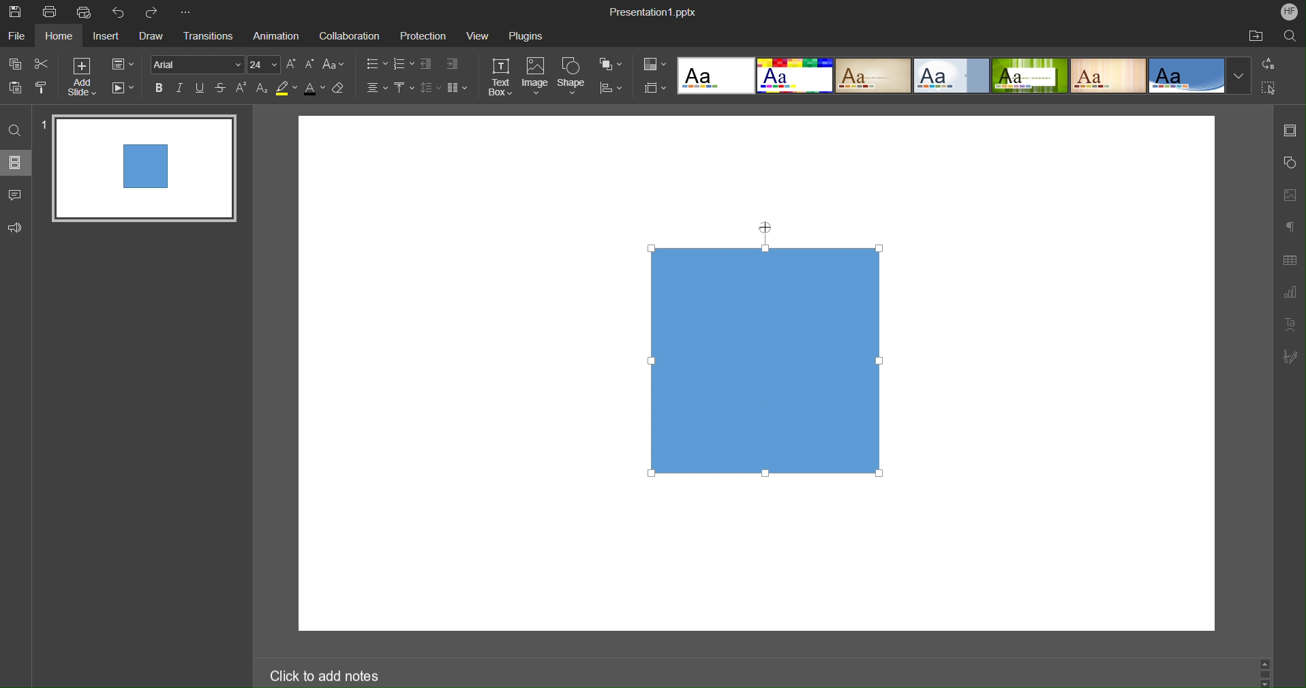 This screenshot has height=688, width=1306. I want to click on Animation, so click(275, 34).